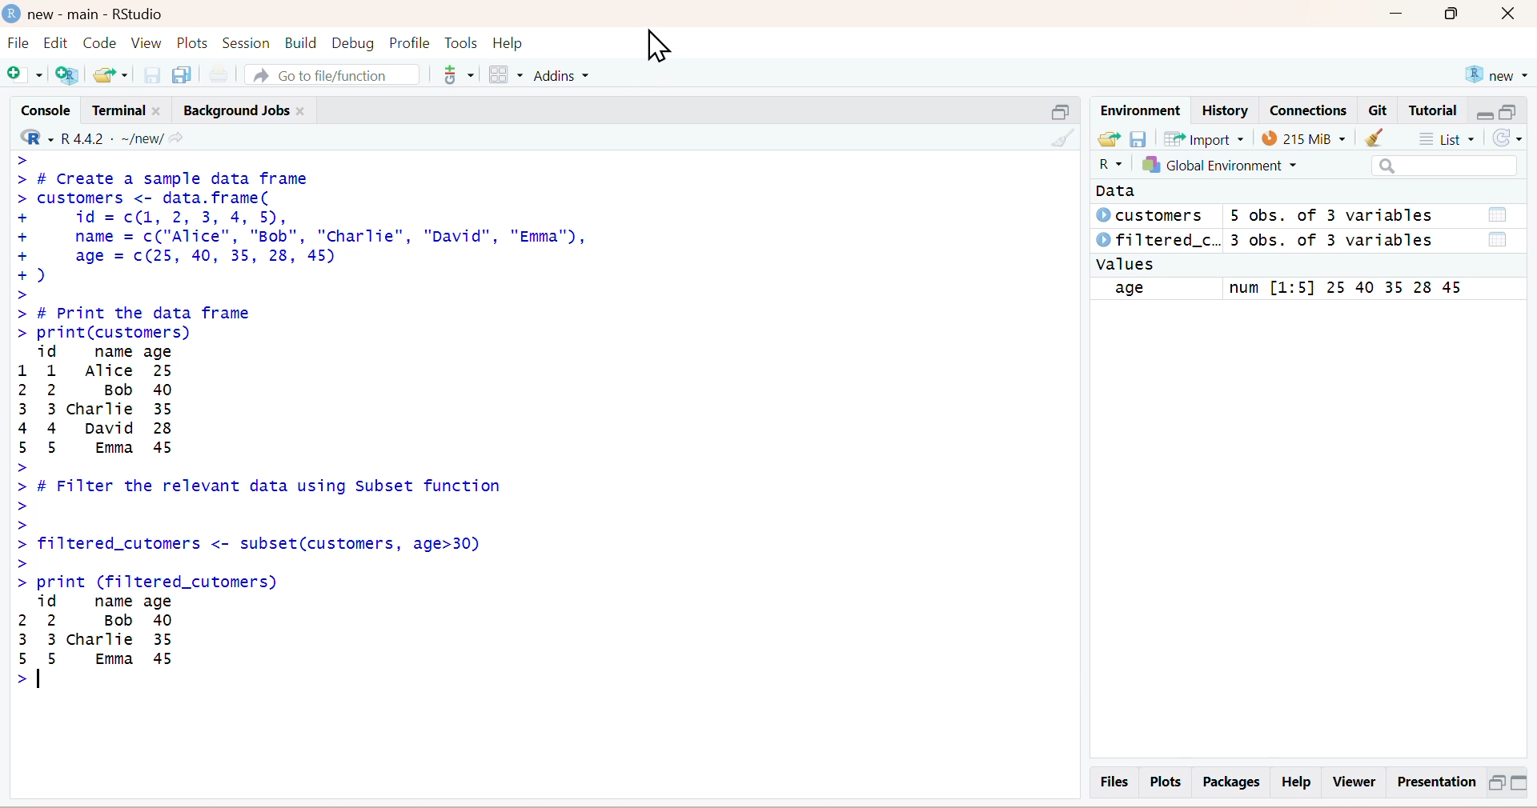 Image resolution: width=1537 pixels, height=808 pixels. What do you see at coordinates (71, 74) in the screenshot?
I see `Create a project` at bounding box center [71, 74].